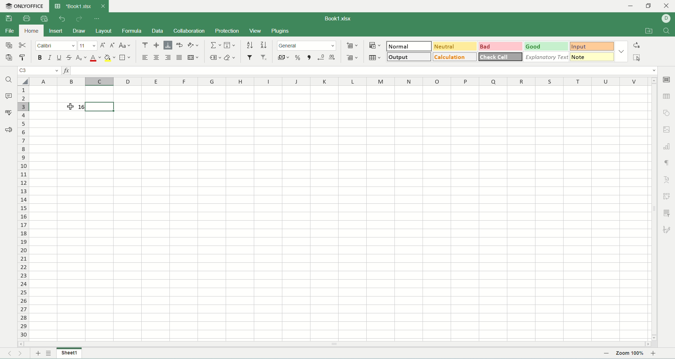 Image resolution: width=675 pixels, height=359 pixels. Describe the element at coordinates (264, 45) in the screenshot. I see `sort descending` at that location.